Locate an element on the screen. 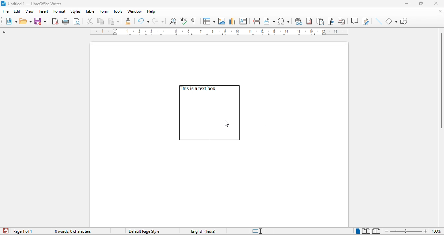 The width and height of the screenshot is (444, 235). table is located at coordinates (209, 21).